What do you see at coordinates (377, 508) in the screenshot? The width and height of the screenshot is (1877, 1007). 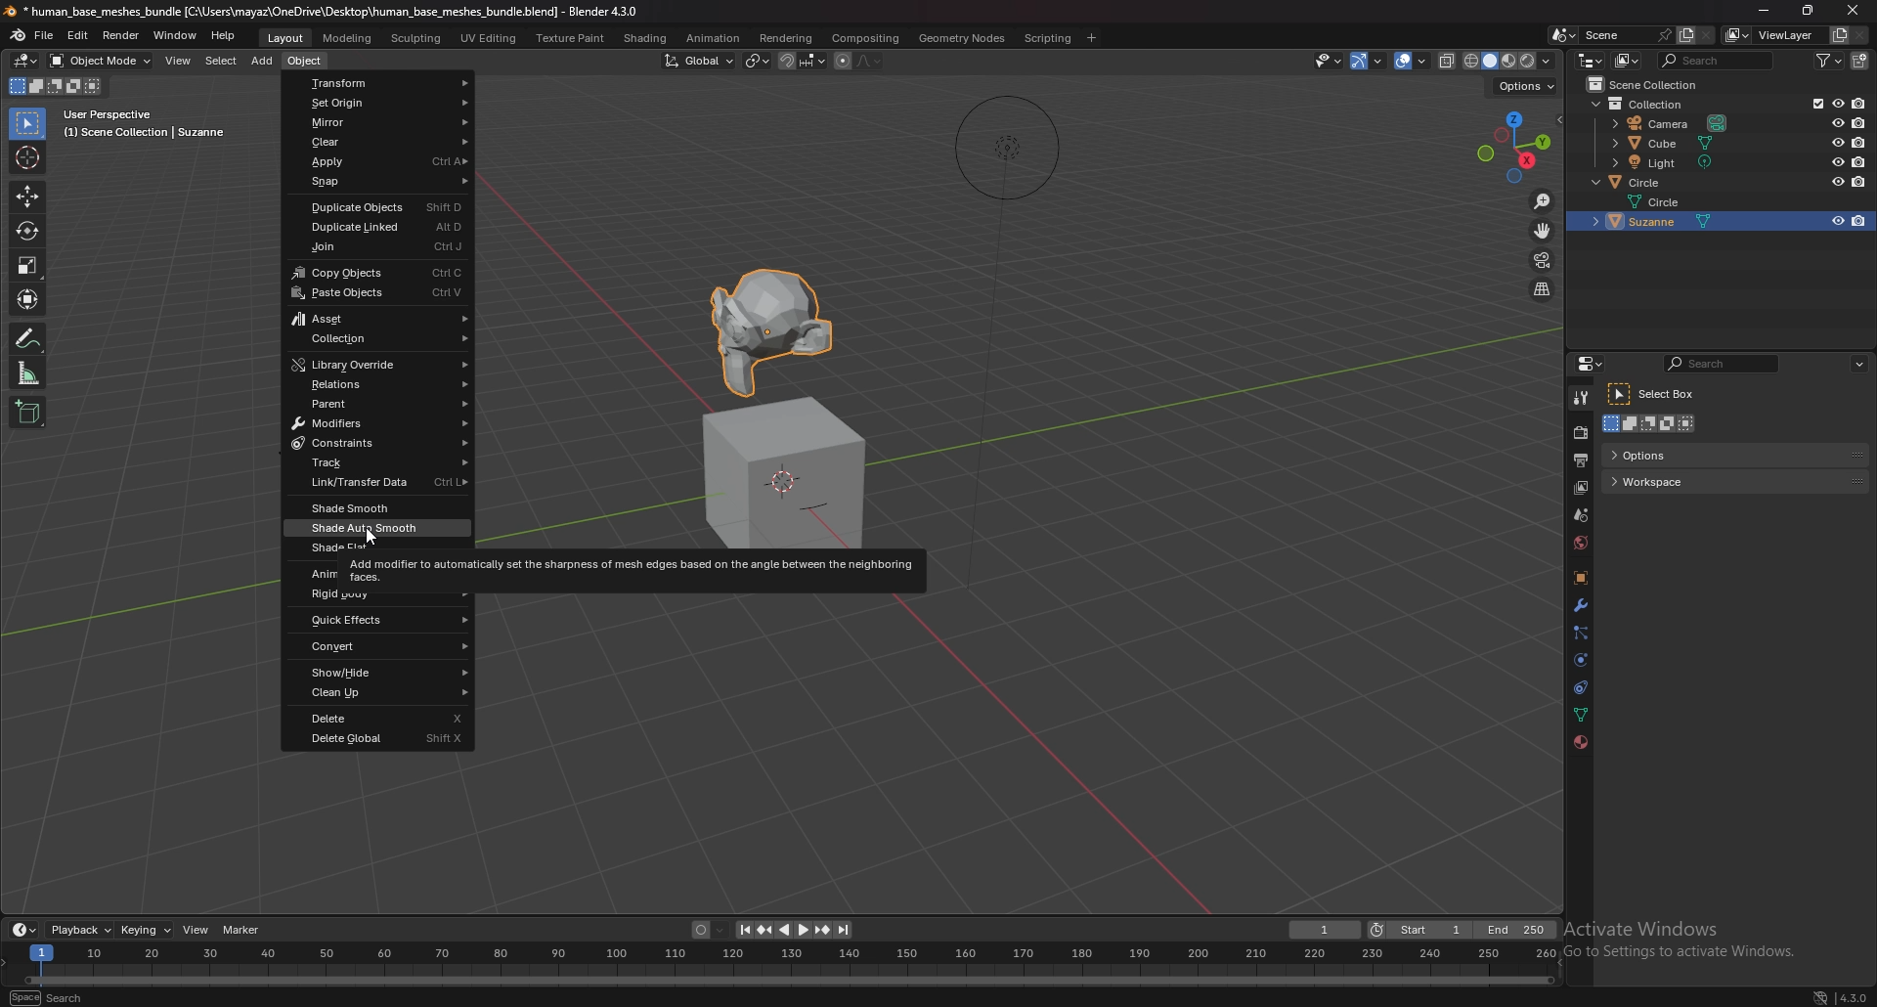 I see `shade smooth` at bounding box center [377, 508].